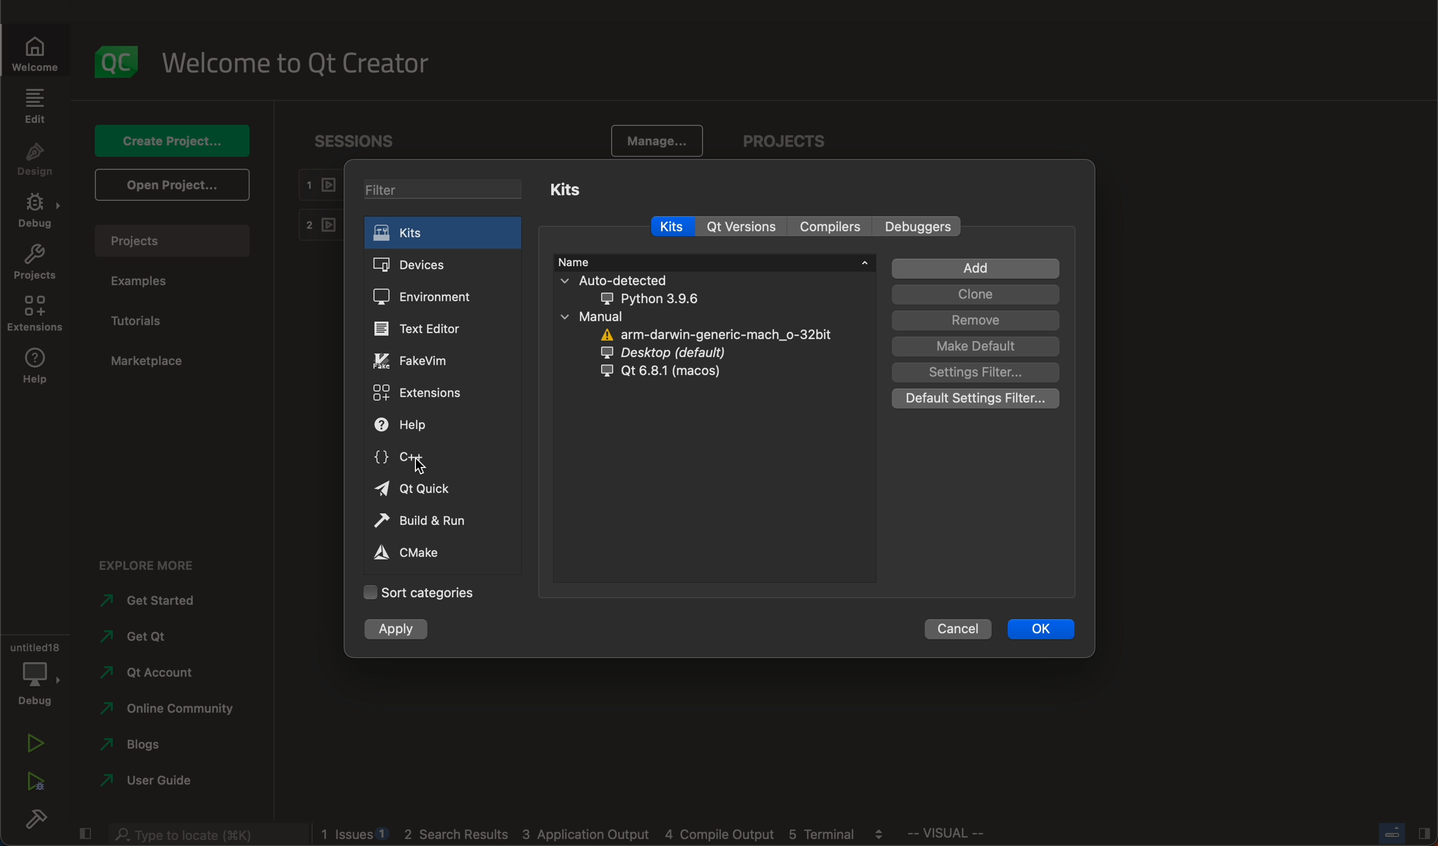 Image resolution: width=1438 pixels, height=846 pixels. I want to click on help, so click(415, 426).